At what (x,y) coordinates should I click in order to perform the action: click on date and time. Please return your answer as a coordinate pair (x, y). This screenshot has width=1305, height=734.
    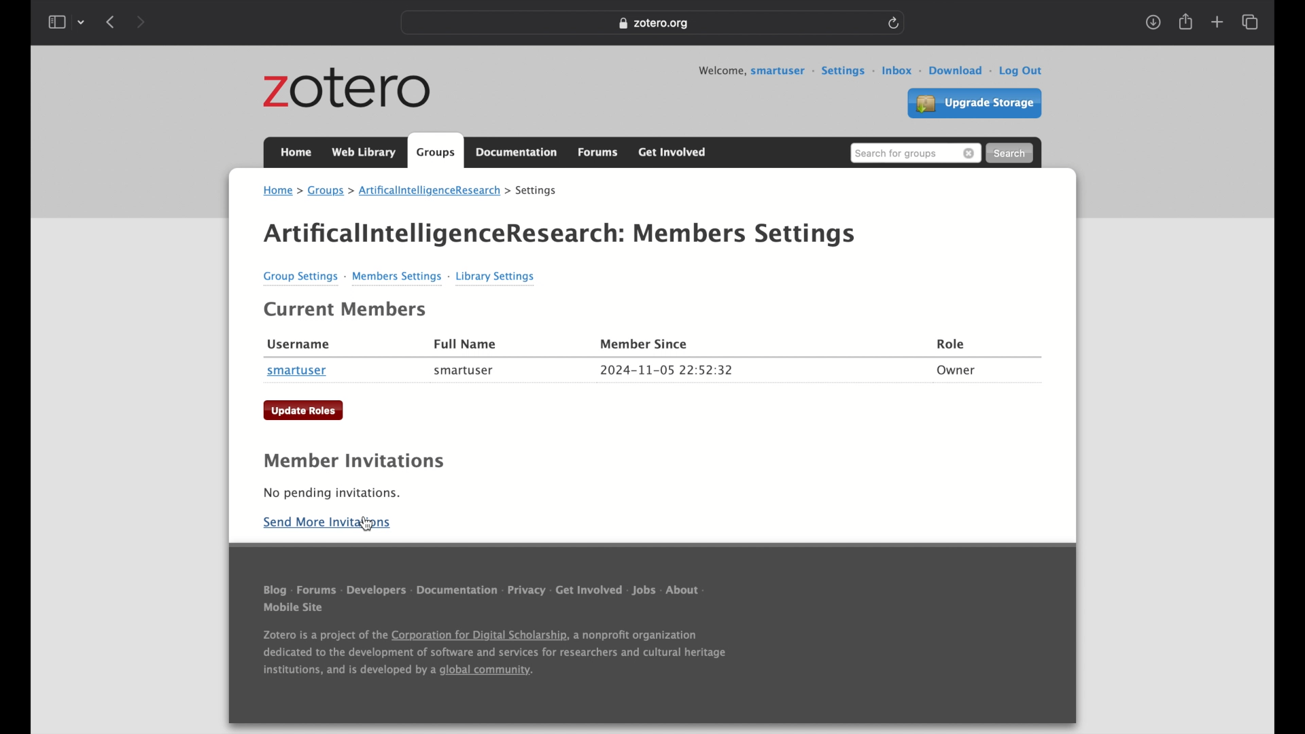
    Looking at the image, I should click on (667, 370).